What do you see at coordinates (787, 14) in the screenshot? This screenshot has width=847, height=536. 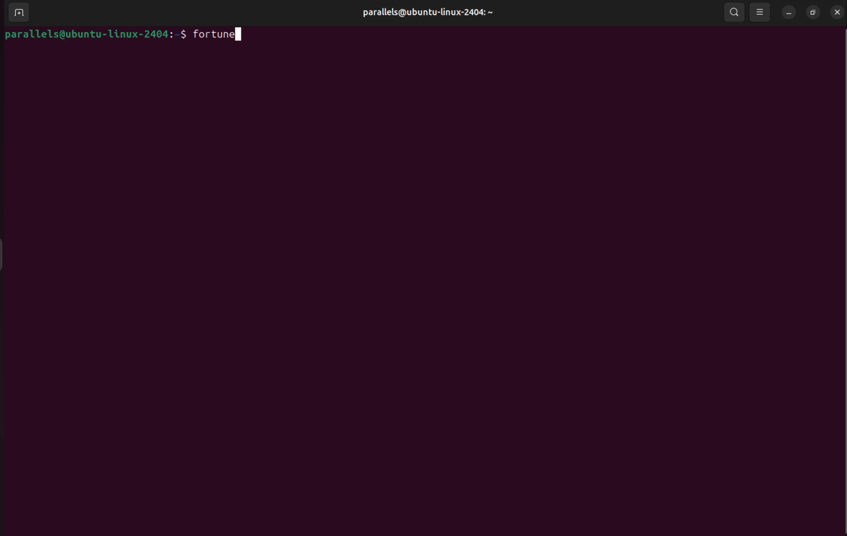 I see `minimize` at bounding box center [787, 14].